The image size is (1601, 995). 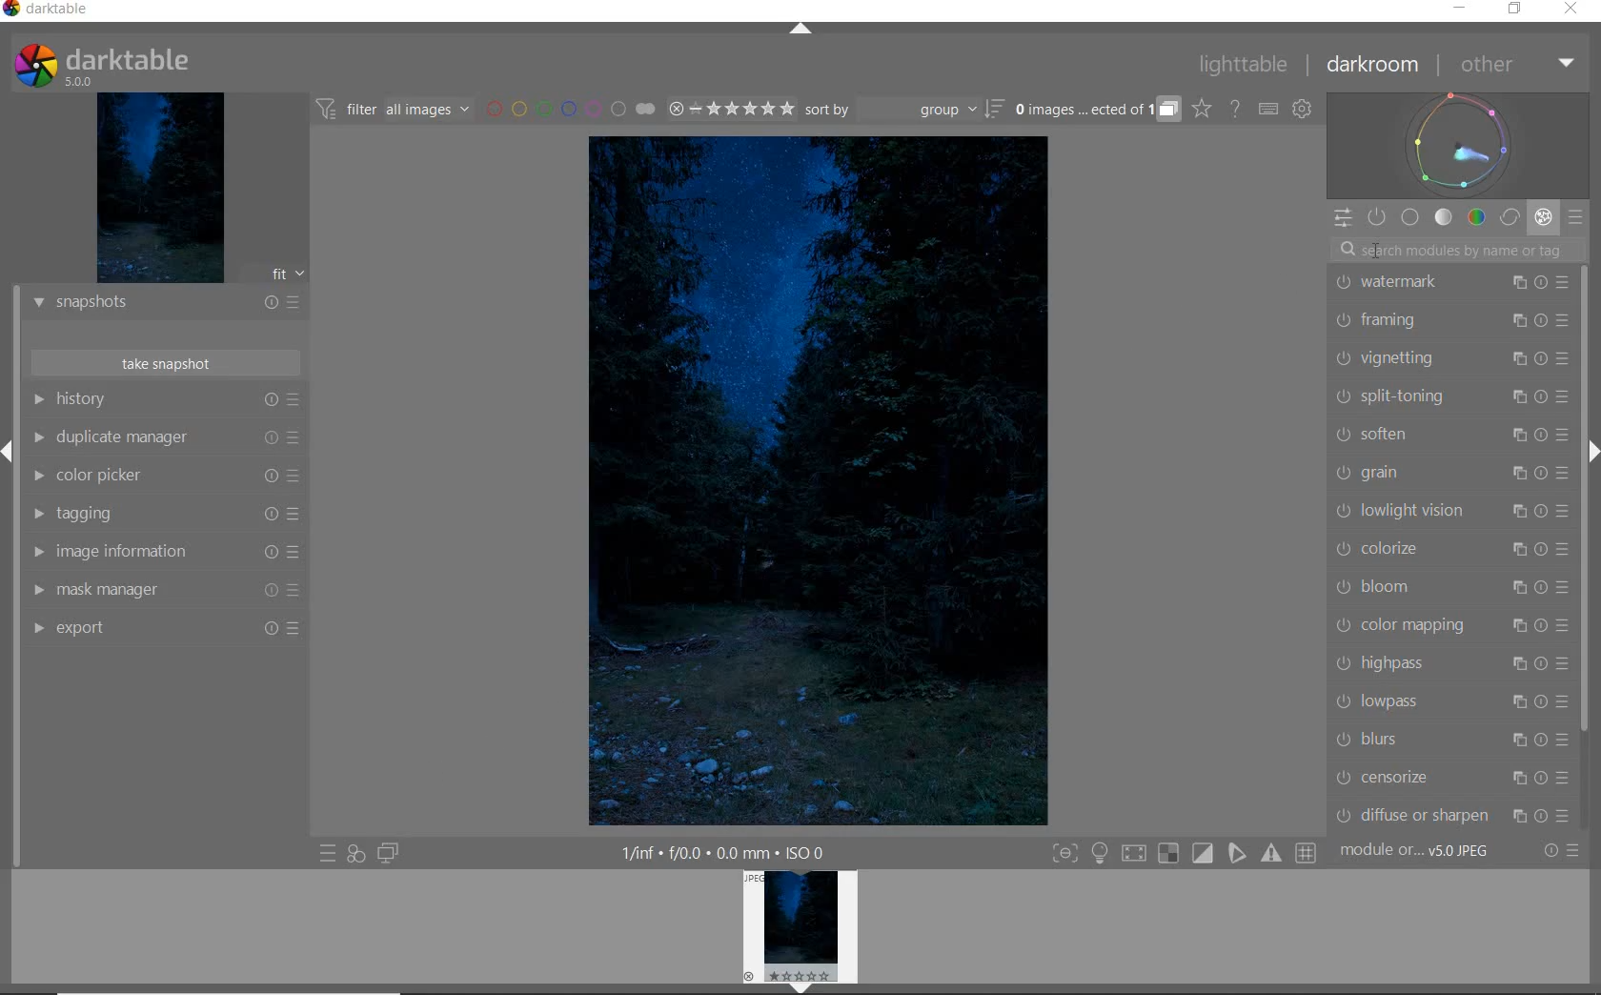 I want to click on IMAGE PREVIEW, so click(x=800, y=931).